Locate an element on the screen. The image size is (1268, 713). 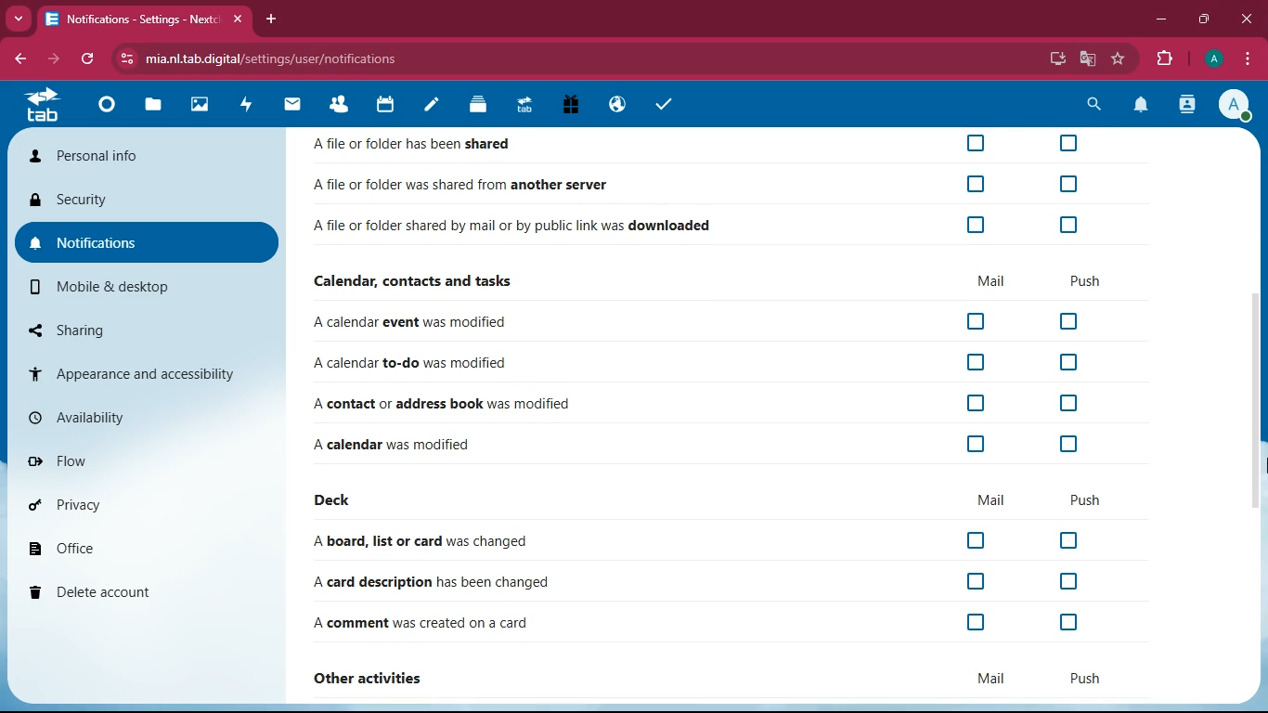
add tab is located at coordinates (272, 19).